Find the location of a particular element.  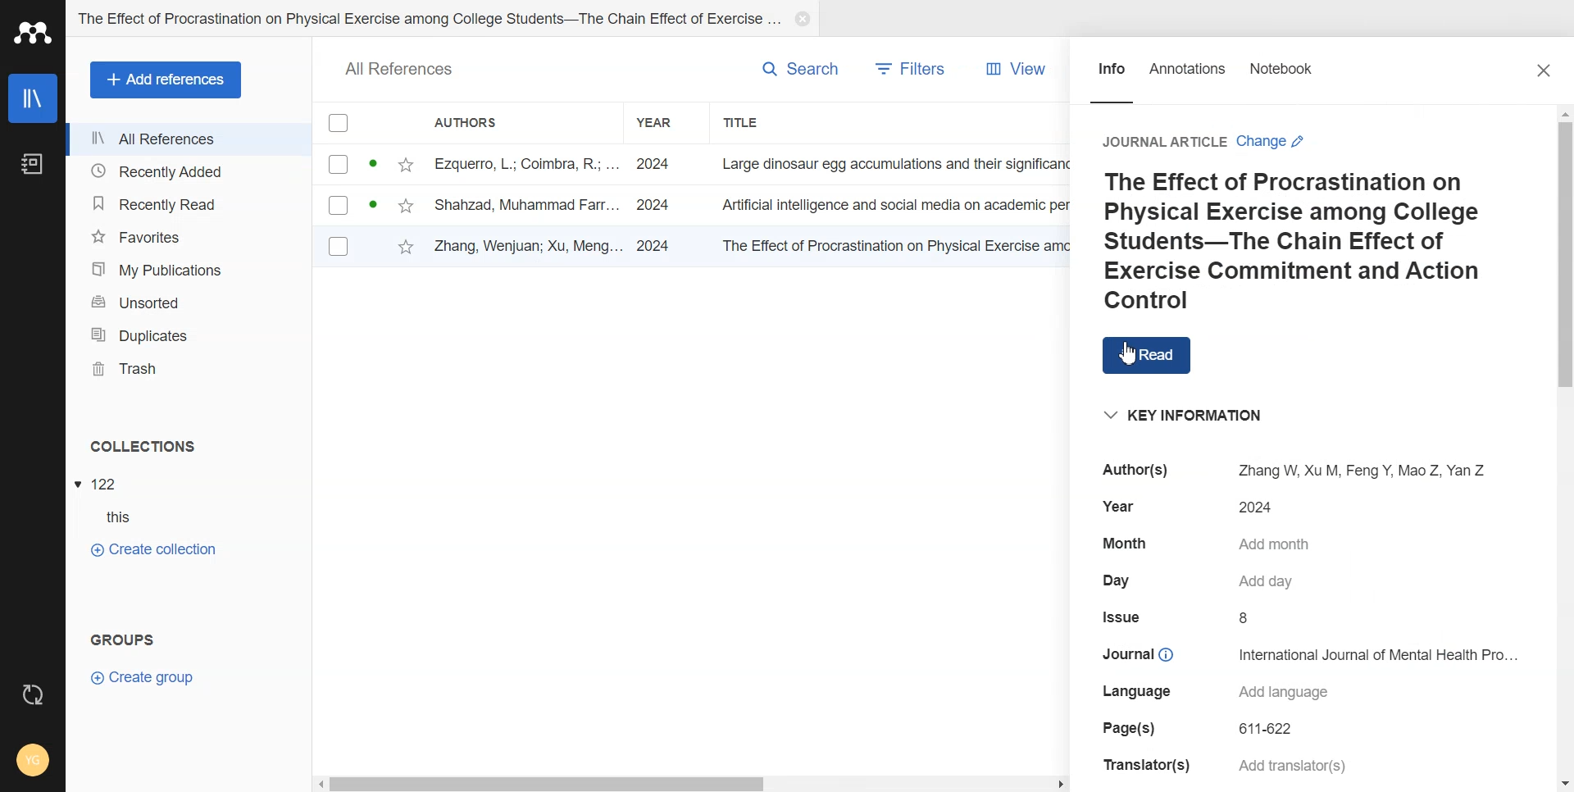

Recently Added is located at coordinates (189, 171).